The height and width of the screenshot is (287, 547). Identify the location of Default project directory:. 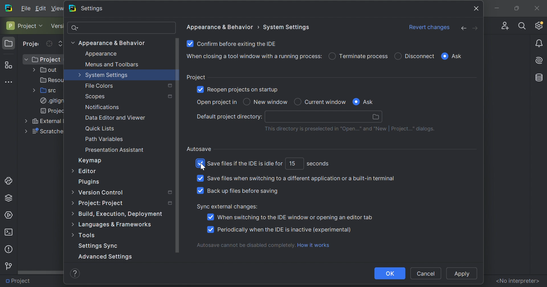
(229, 117).